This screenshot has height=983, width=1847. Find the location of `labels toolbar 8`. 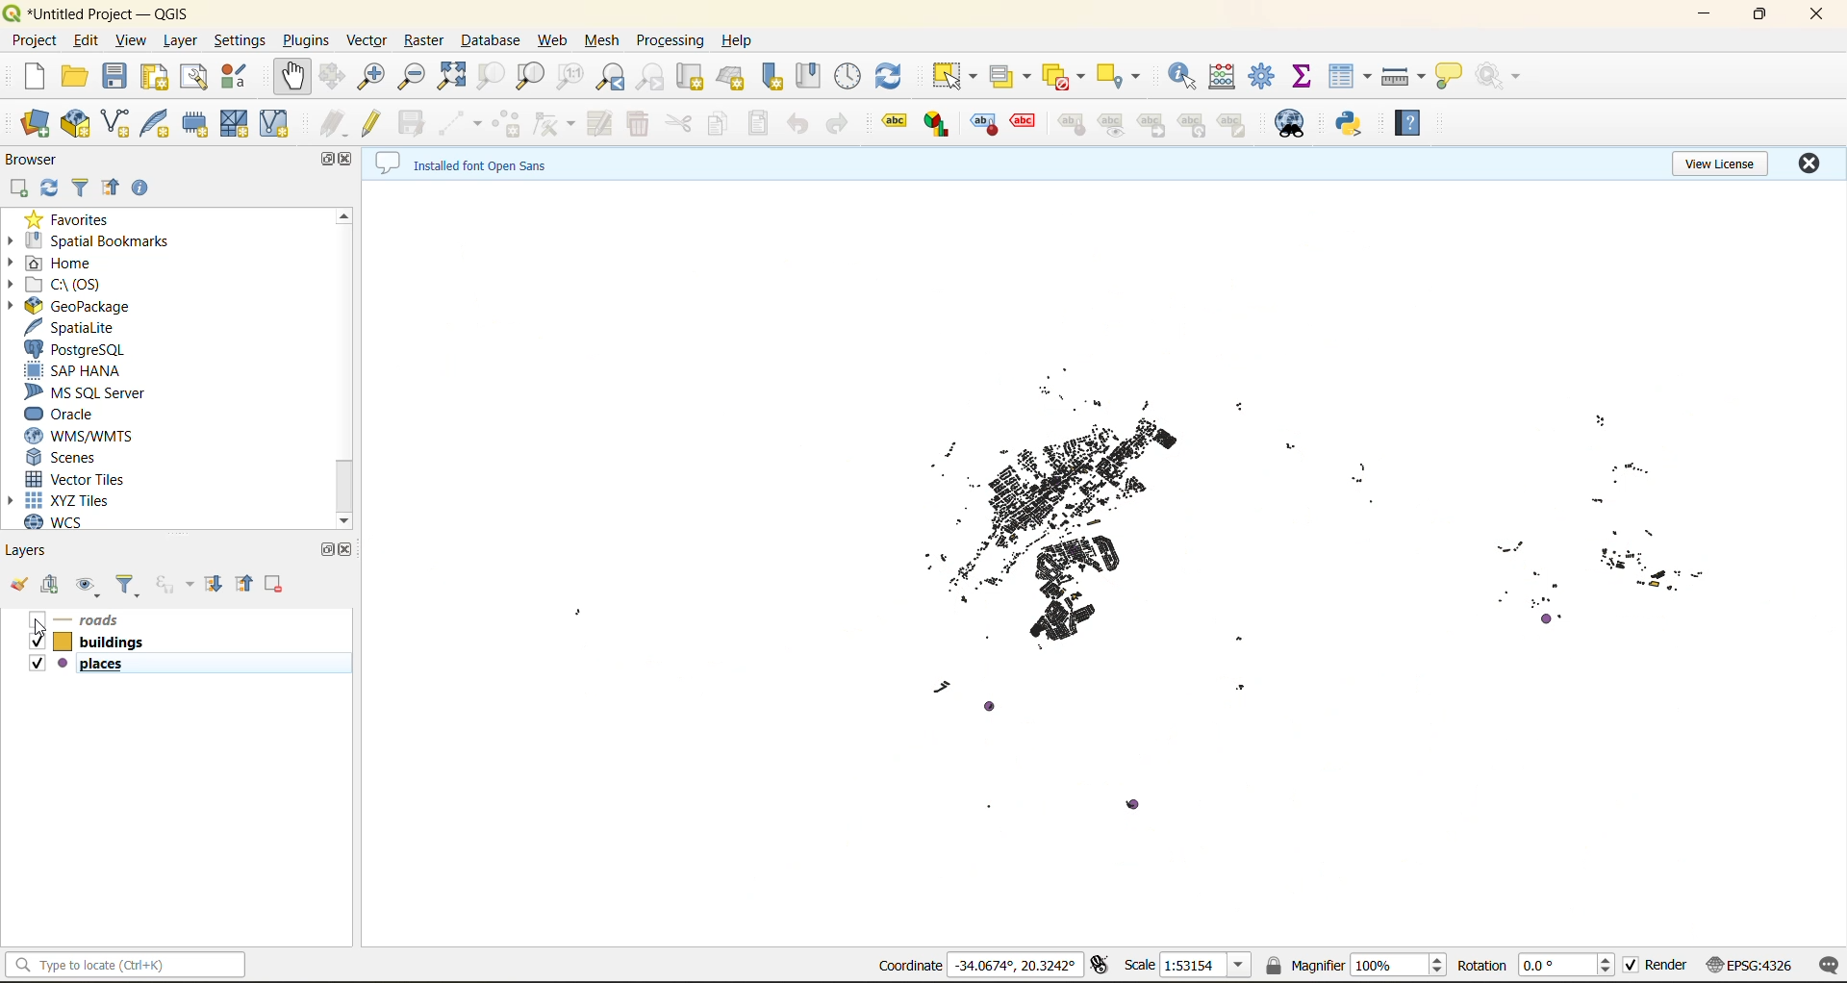

labels toolbar 8 is located at coordinates (1192, 126).